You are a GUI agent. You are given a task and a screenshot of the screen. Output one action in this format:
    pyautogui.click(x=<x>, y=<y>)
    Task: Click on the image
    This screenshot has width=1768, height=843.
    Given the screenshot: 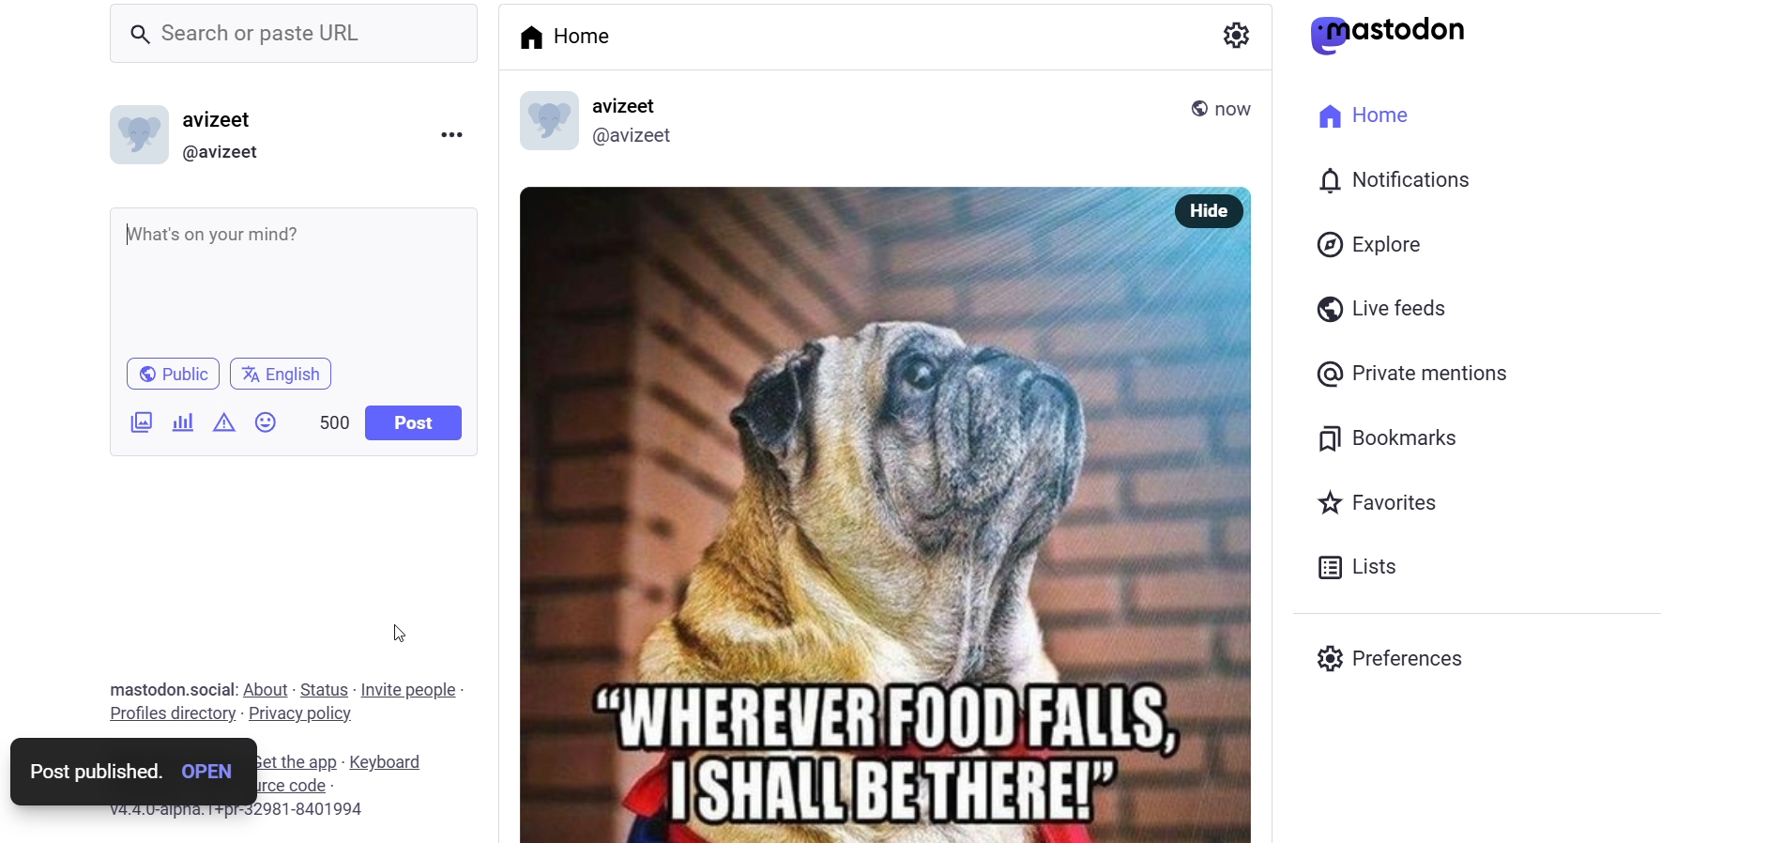 What is the action you would take?
    pyautogui.click(x=861, y=516)
    